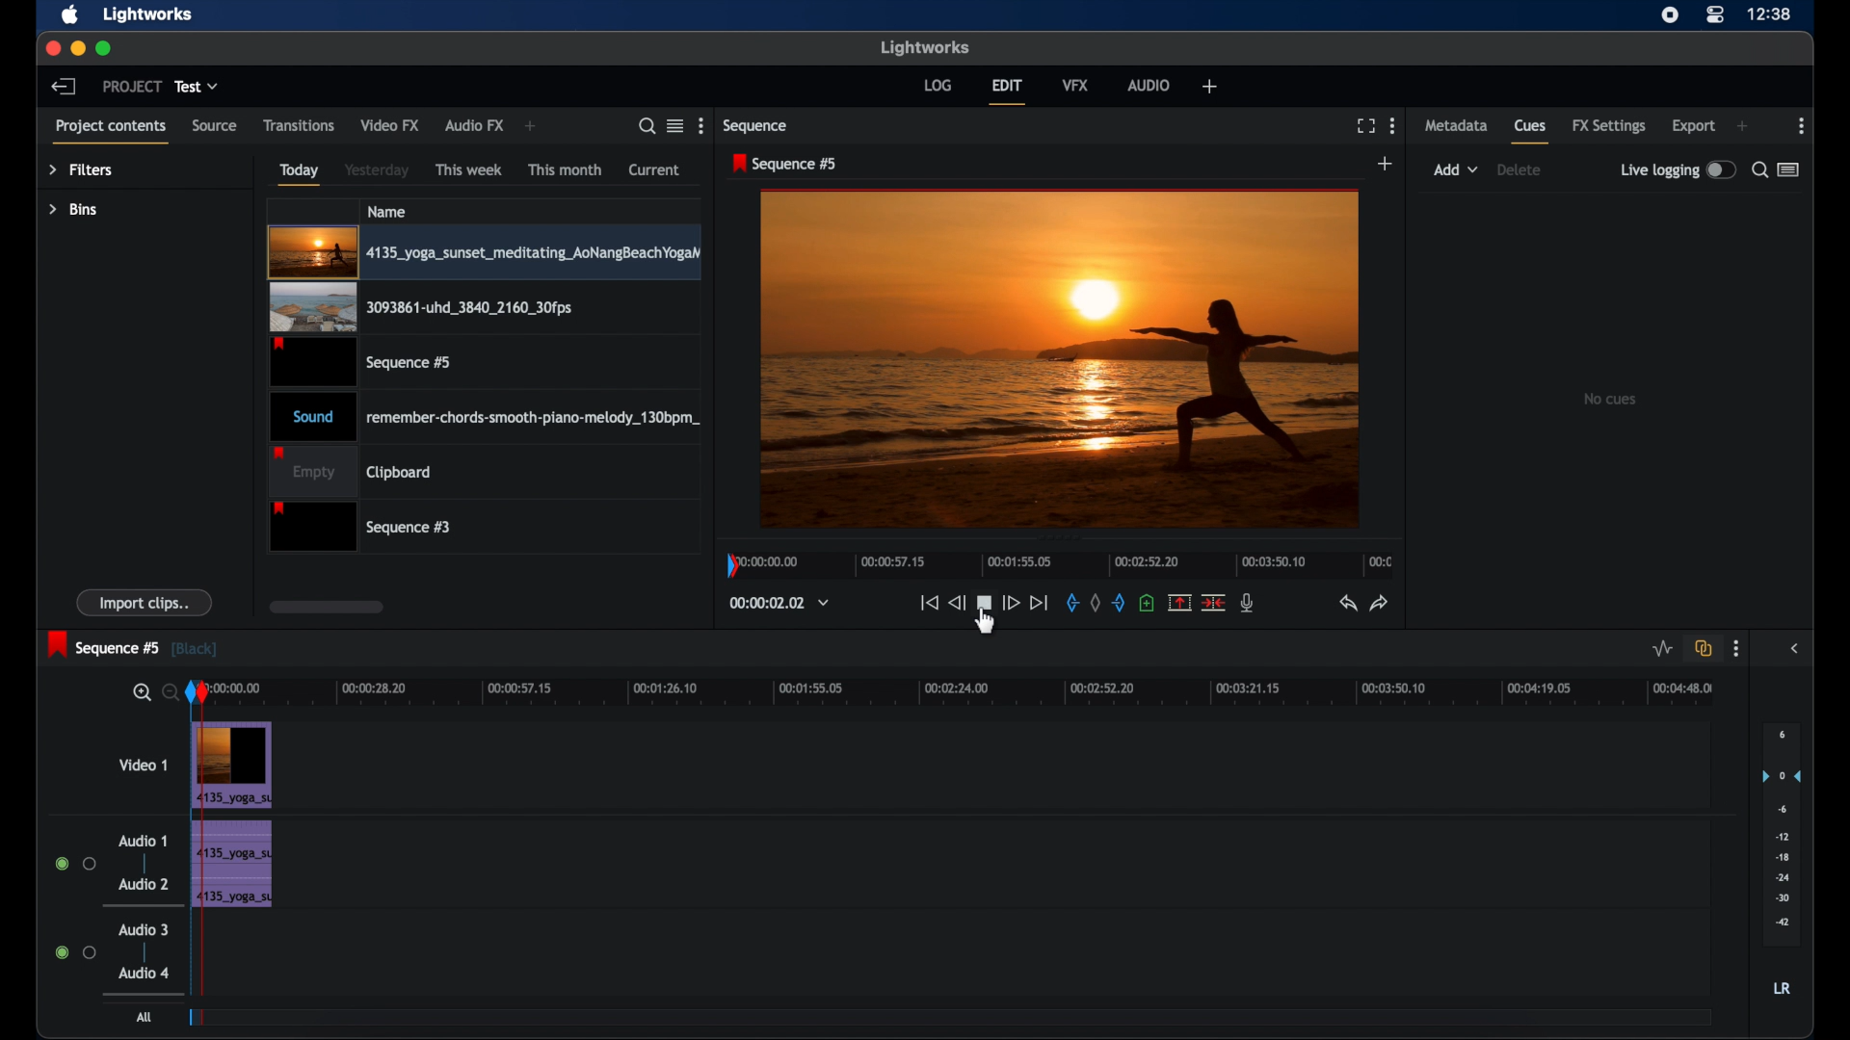  Describe the element at coordinates (469, 169) in the screenshot. I see `this week` at that location.